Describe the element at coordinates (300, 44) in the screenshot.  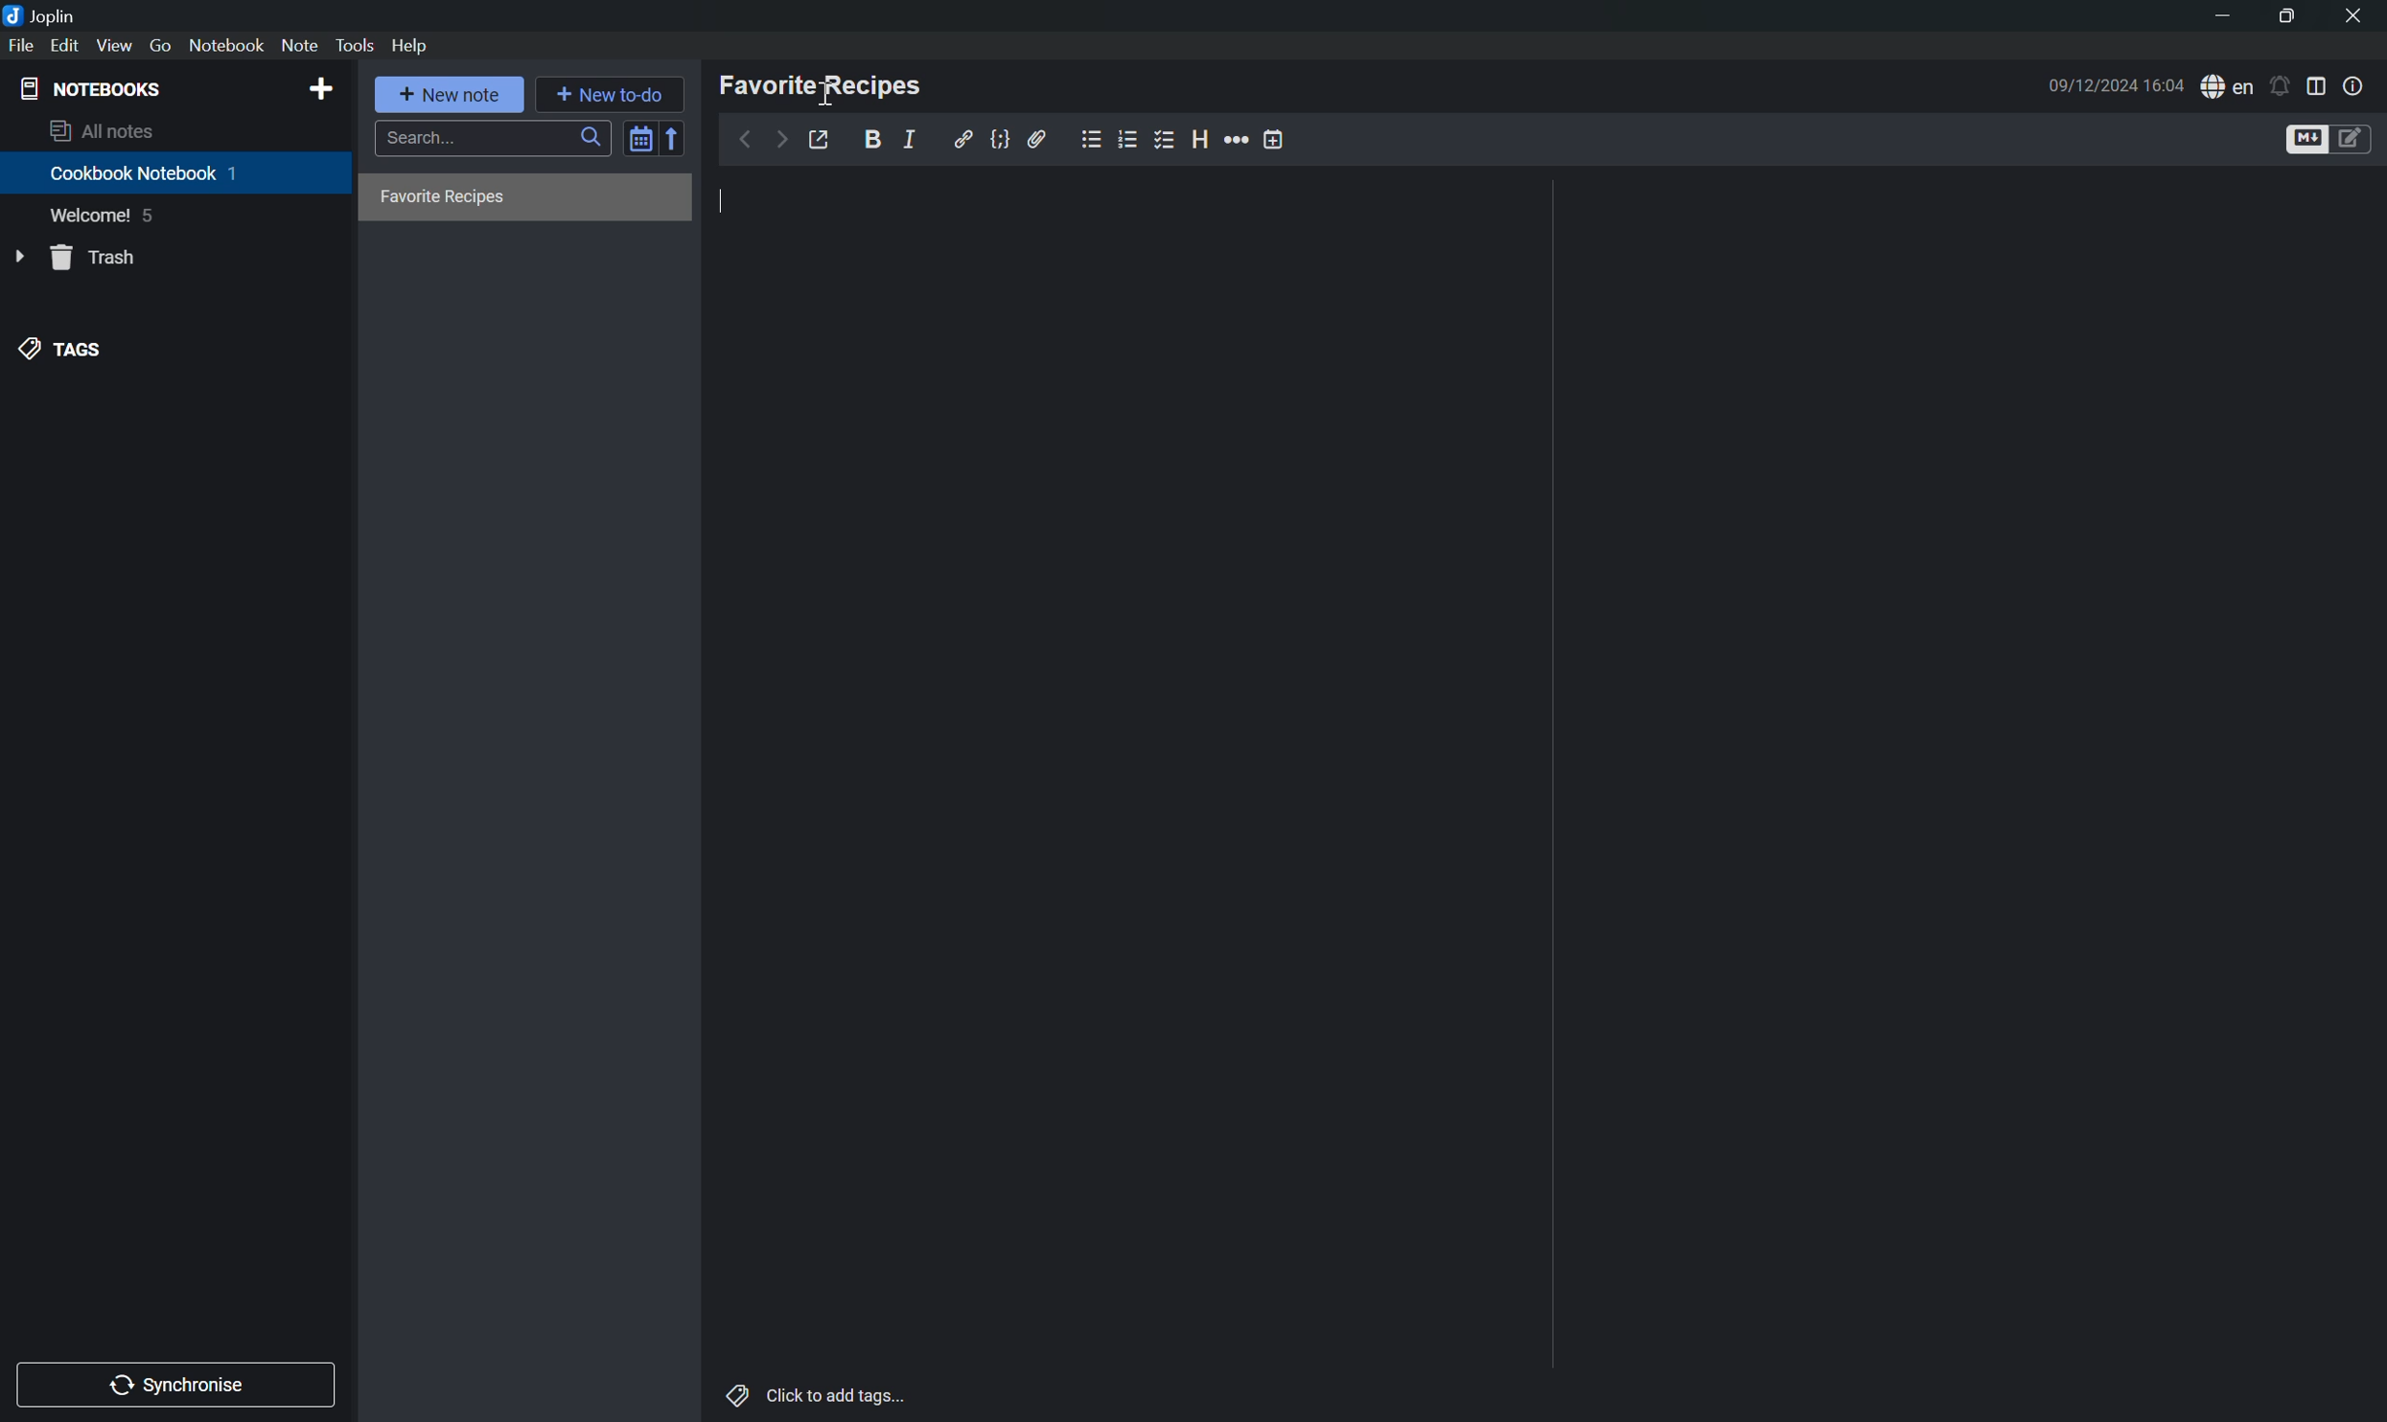
I see `Note` at that location.